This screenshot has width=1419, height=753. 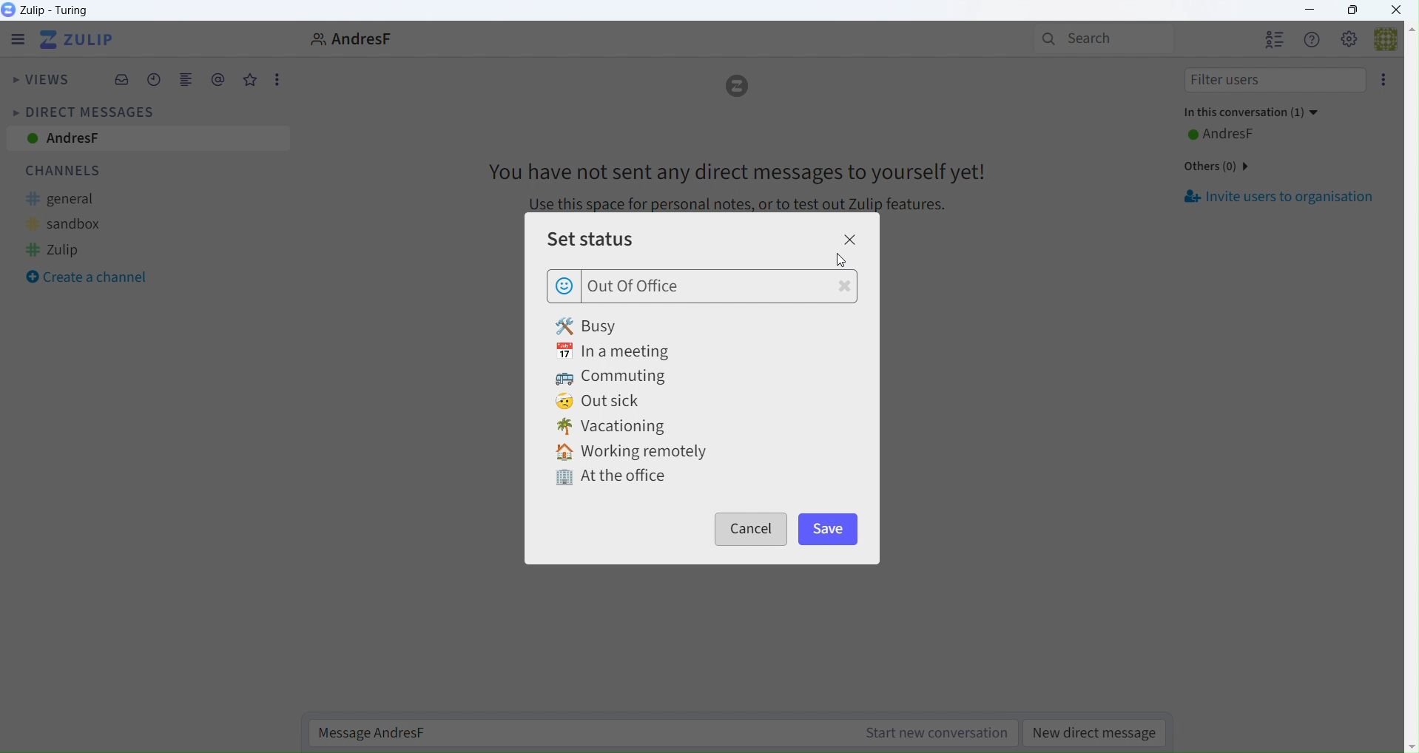 What do you see at coordinates (613, 324) in the screenshot?
I see `busy` at bounding box center [613, 324].